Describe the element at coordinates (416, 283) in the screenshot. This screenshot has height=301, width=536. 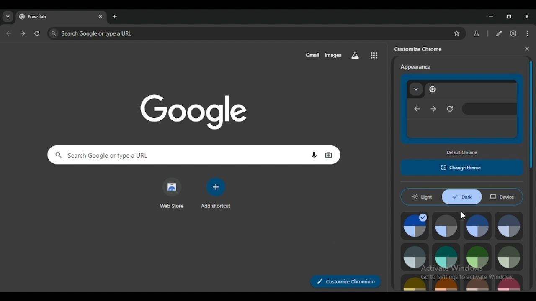
I see `citron` at that location.